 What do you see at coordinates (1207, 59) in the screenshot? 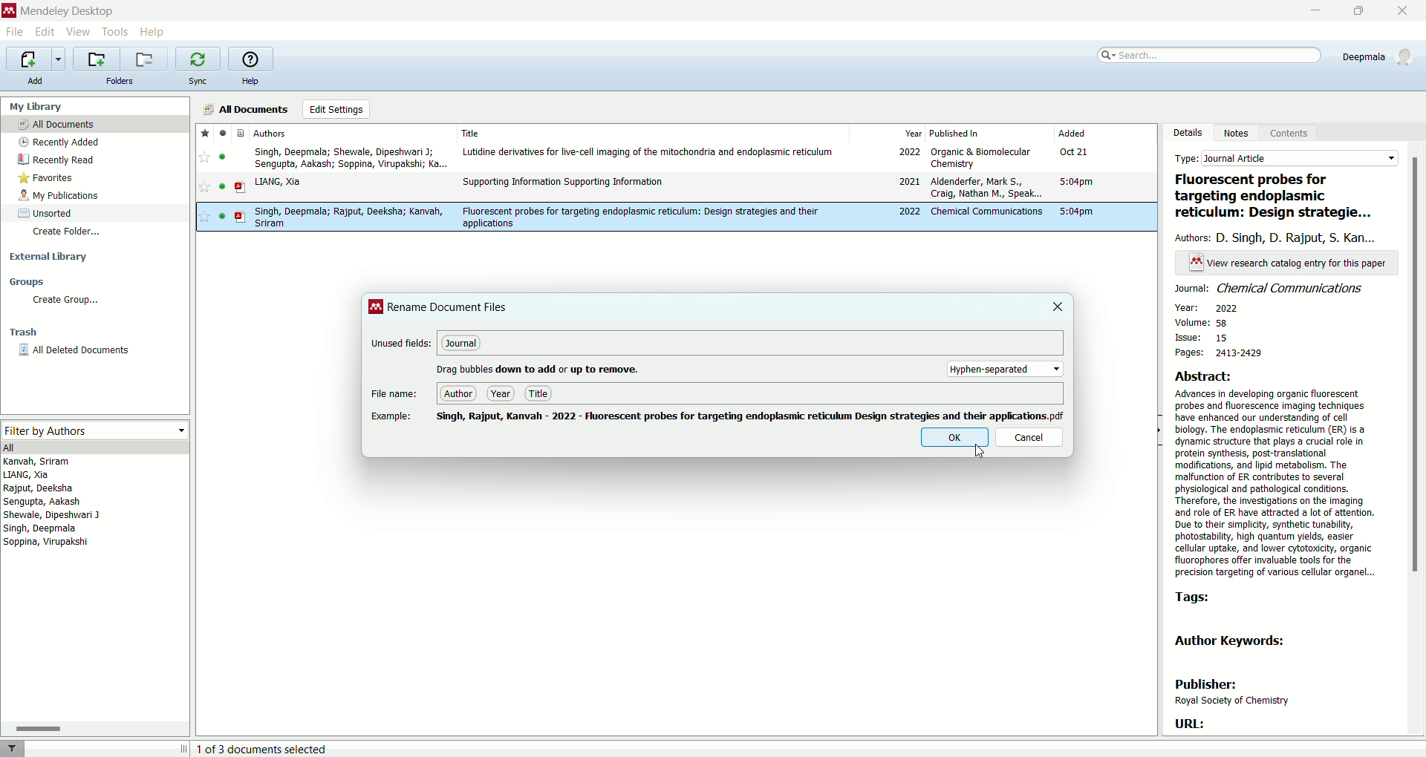
I see `search` at bounding box center [1207, 59].